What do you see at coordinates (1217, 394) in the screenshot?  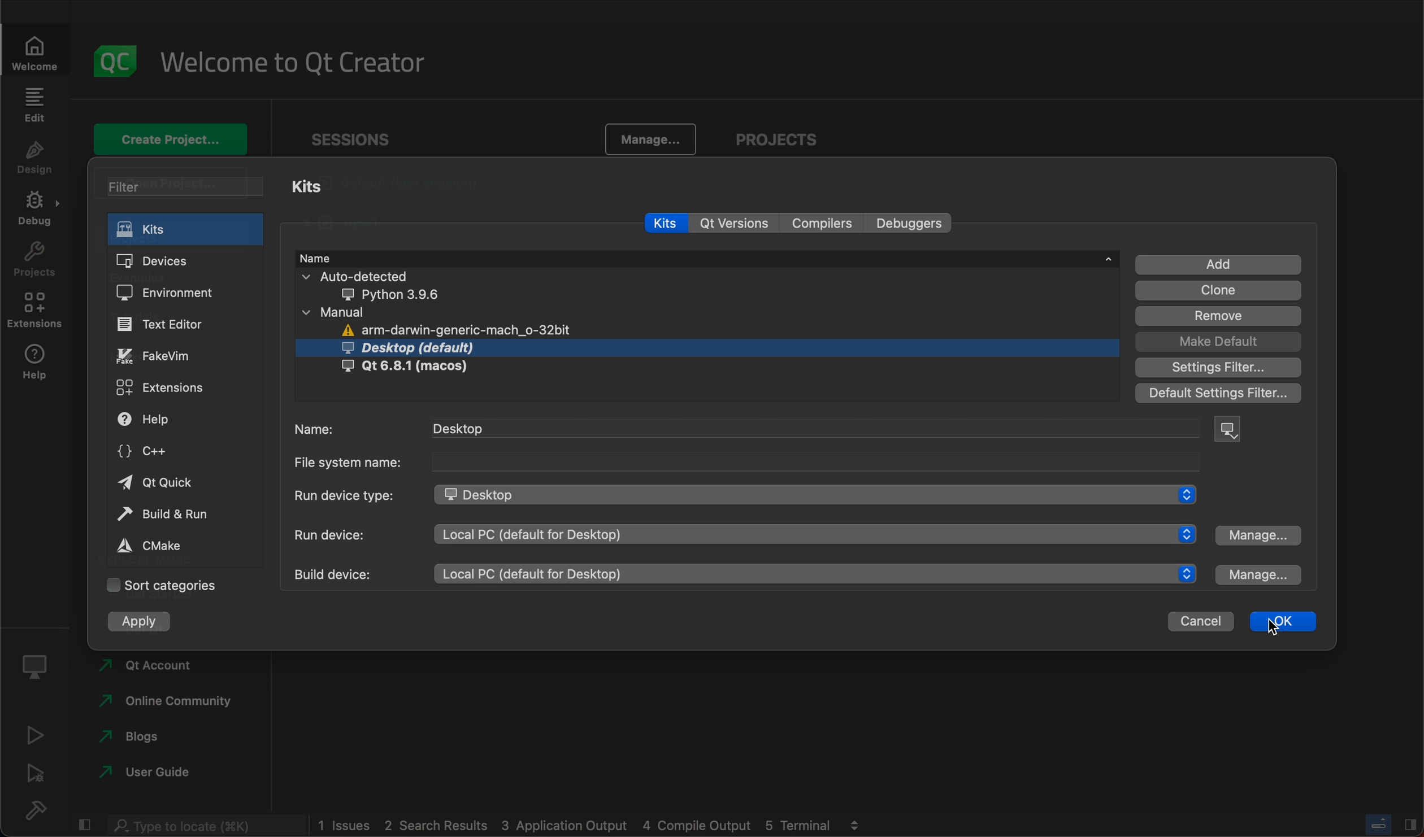 I see `default filter` at bounding box center [1217, 394].